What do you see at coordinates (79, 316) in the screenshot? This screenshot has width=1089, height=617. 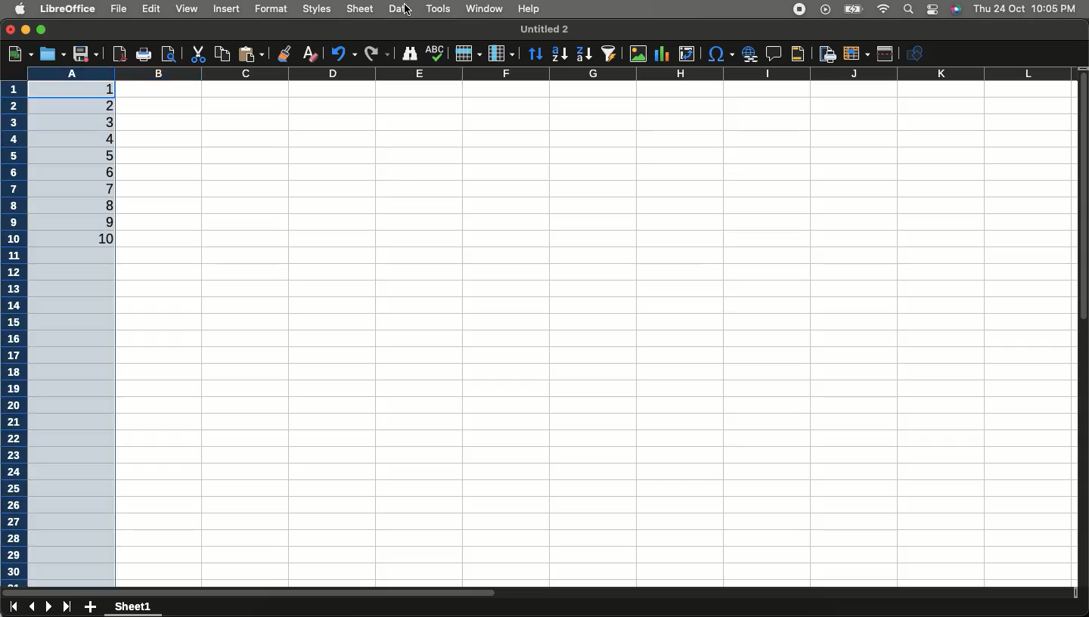 I see `Column A selected` at bounding box center [79, 316].